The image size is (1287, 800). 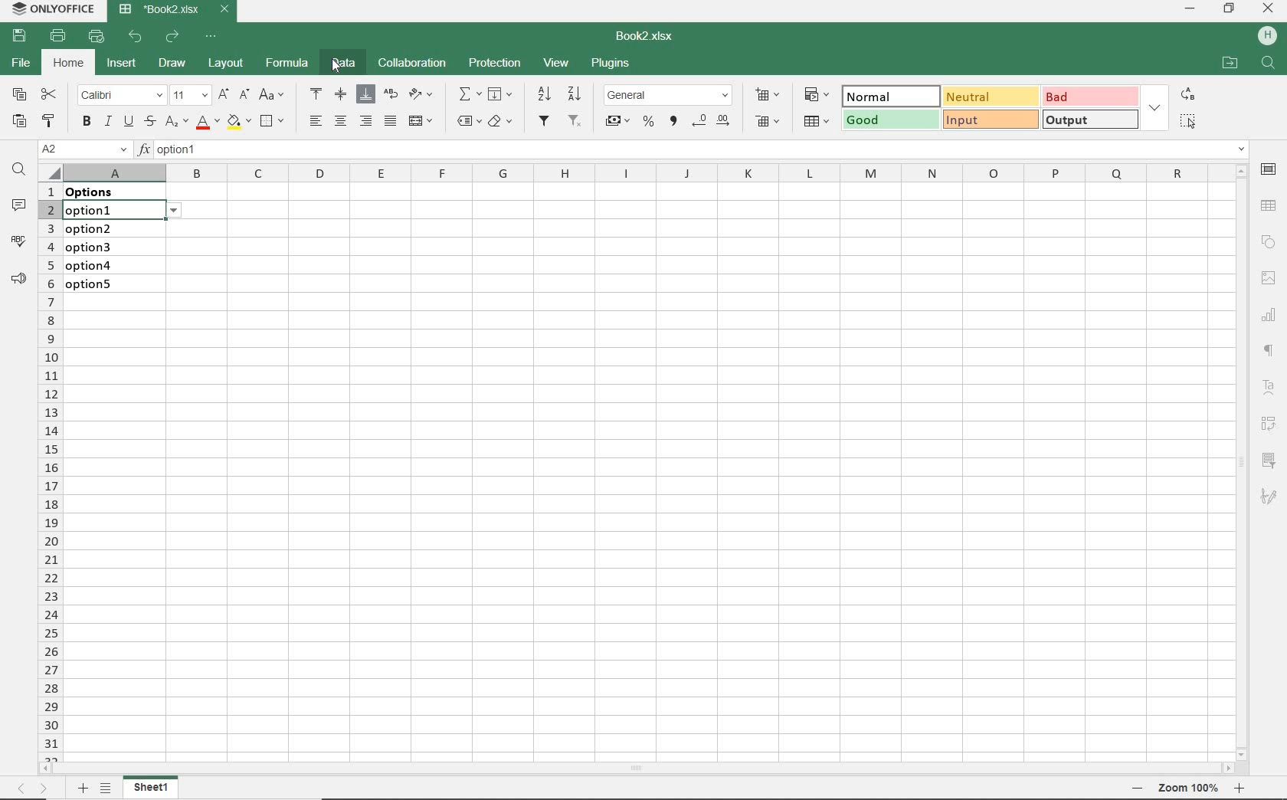 I want to click on INPUT, so click(x=987, y=120).